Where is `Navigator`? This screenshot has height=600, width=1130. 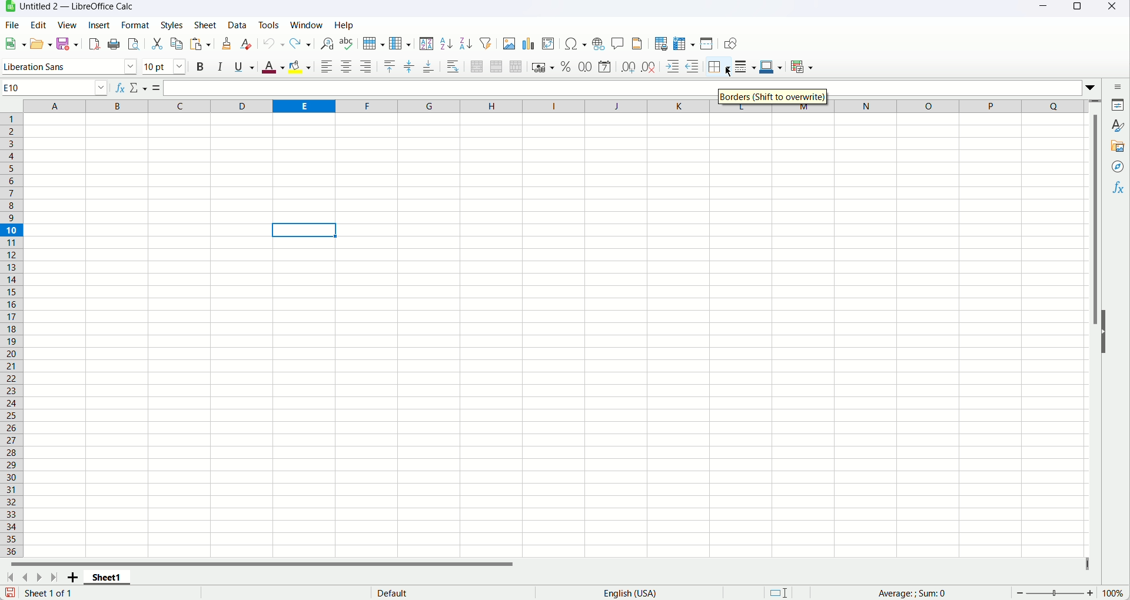 Navigator is located at coordinates (1118, 166).